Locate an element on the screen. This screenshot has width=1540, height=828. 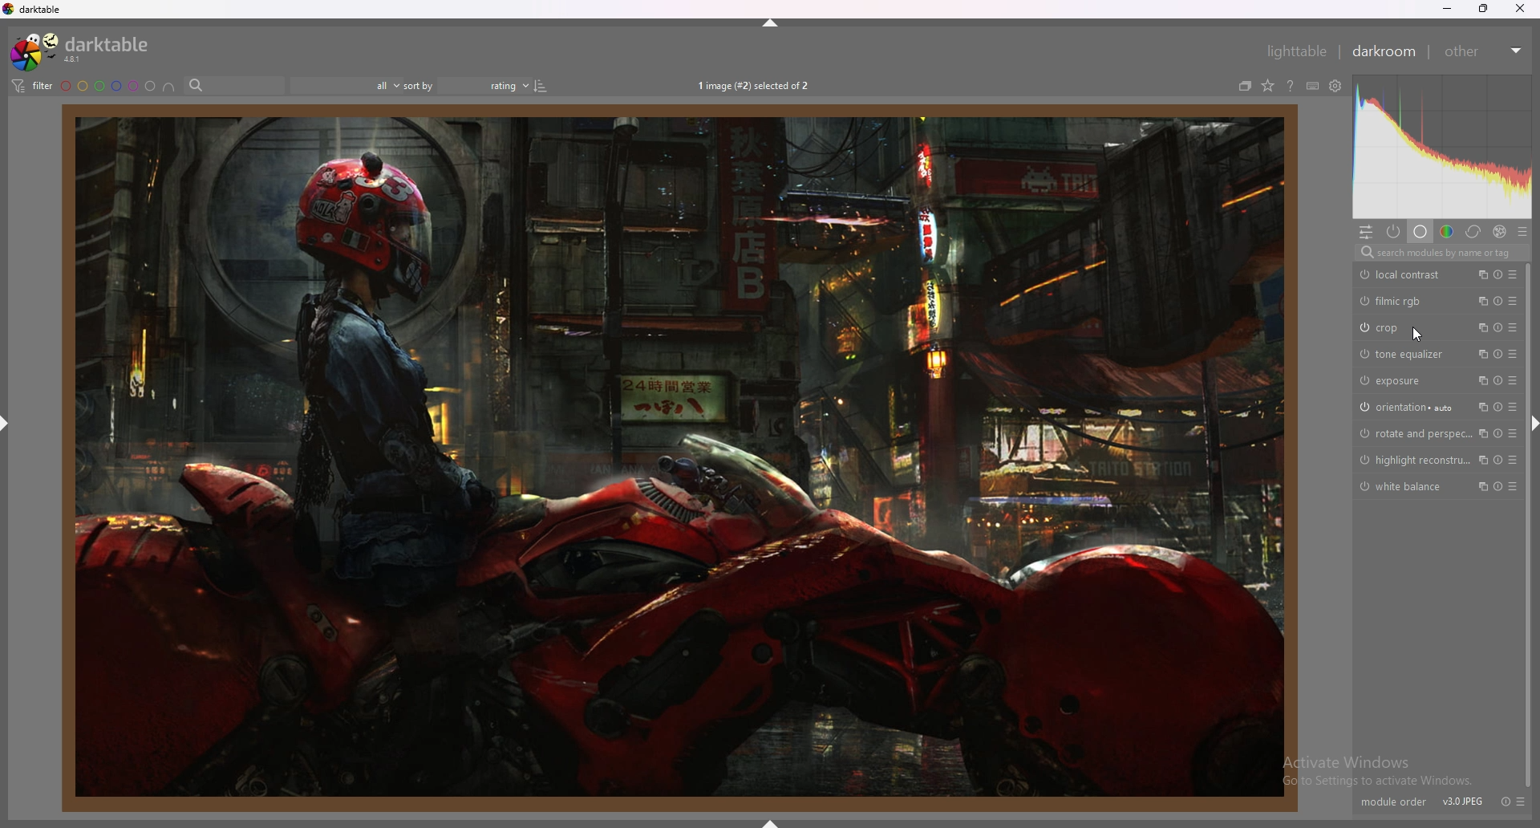
minimize is located at coordinates (1445, 9).